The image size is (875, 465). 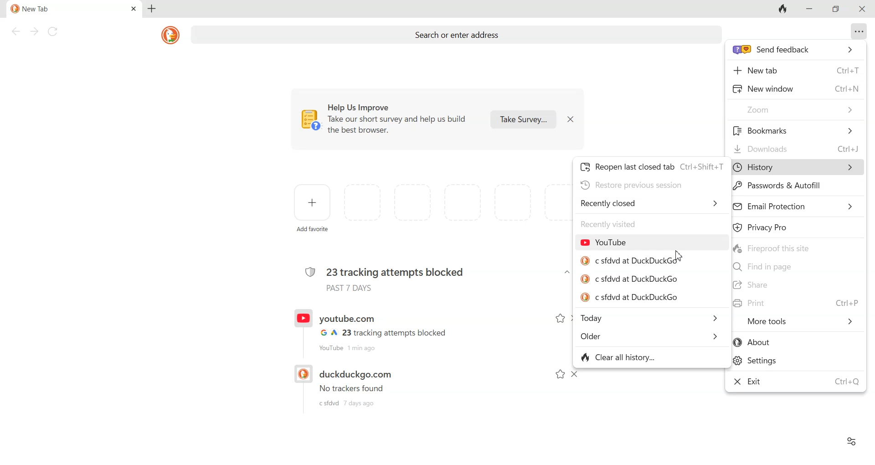 What do you see at coordinates (567, 272) in the screenshot?
I see `Dropdown arrow` at bounding box center [567, 272].